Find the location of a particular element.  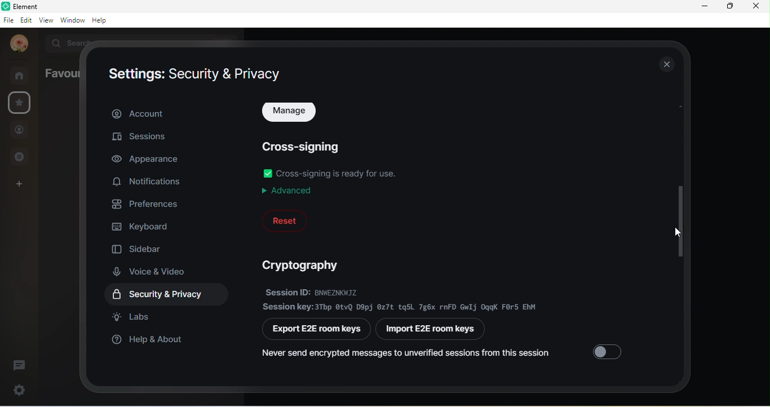

help is located at coordinates (102, 20).